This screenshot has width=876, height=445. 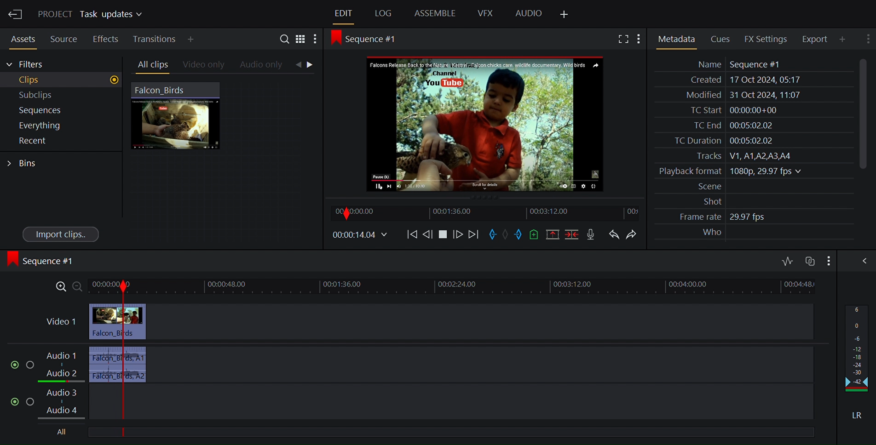 I want to click on Media Viewer, so click(x=484, y=123).